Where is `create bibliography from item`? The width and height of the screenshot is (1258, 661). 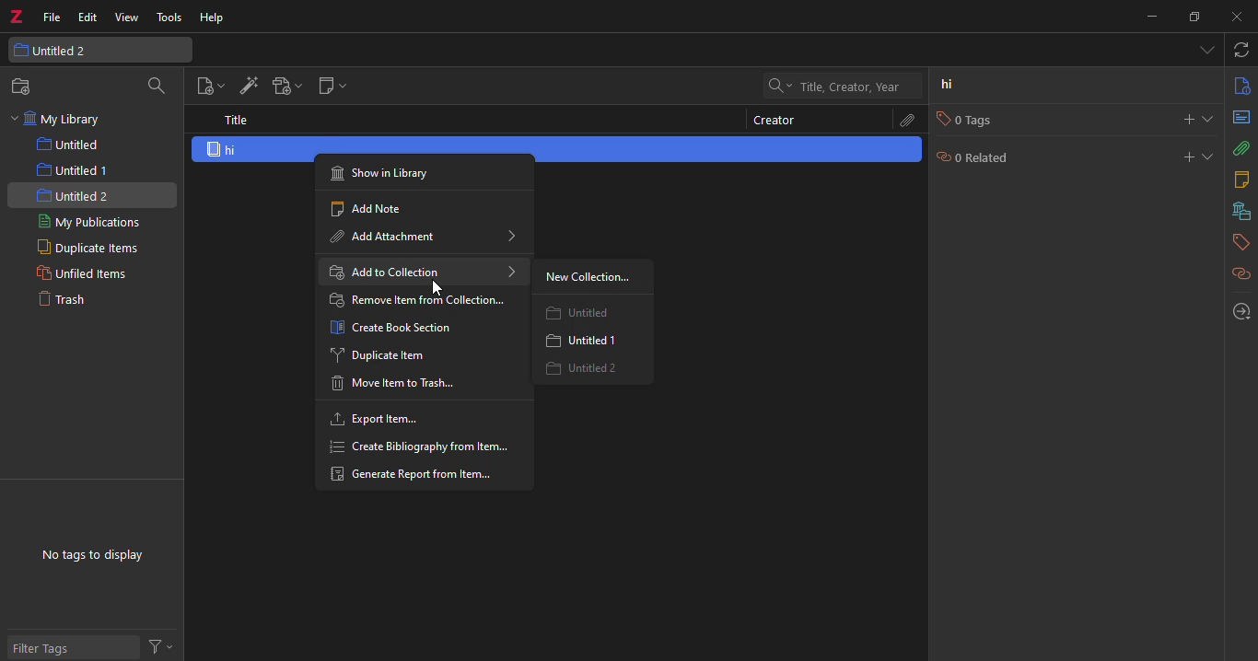
create bibliography from item is located at coordinates (414, 446).